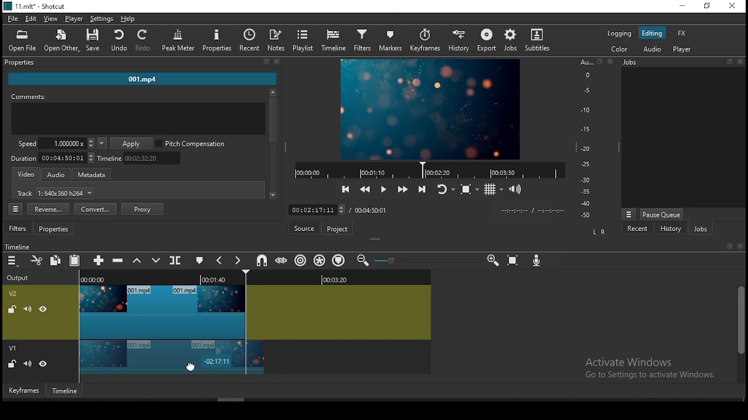 The width and height of the screenshot is (748, 420). What do you see at coordinates (100, 261) in the screenshot?
I see `append` at bounding box center [100, 261].